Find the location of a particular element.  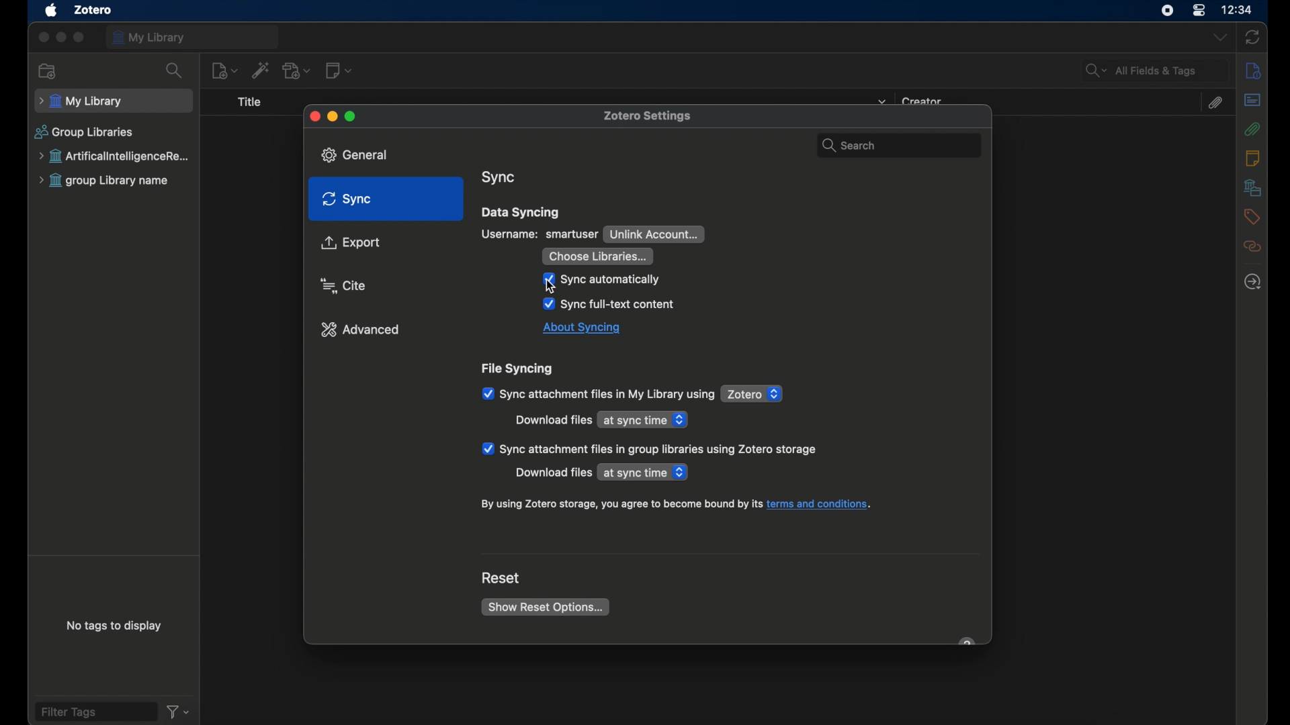

maximize is located at coordinates (351, 115).